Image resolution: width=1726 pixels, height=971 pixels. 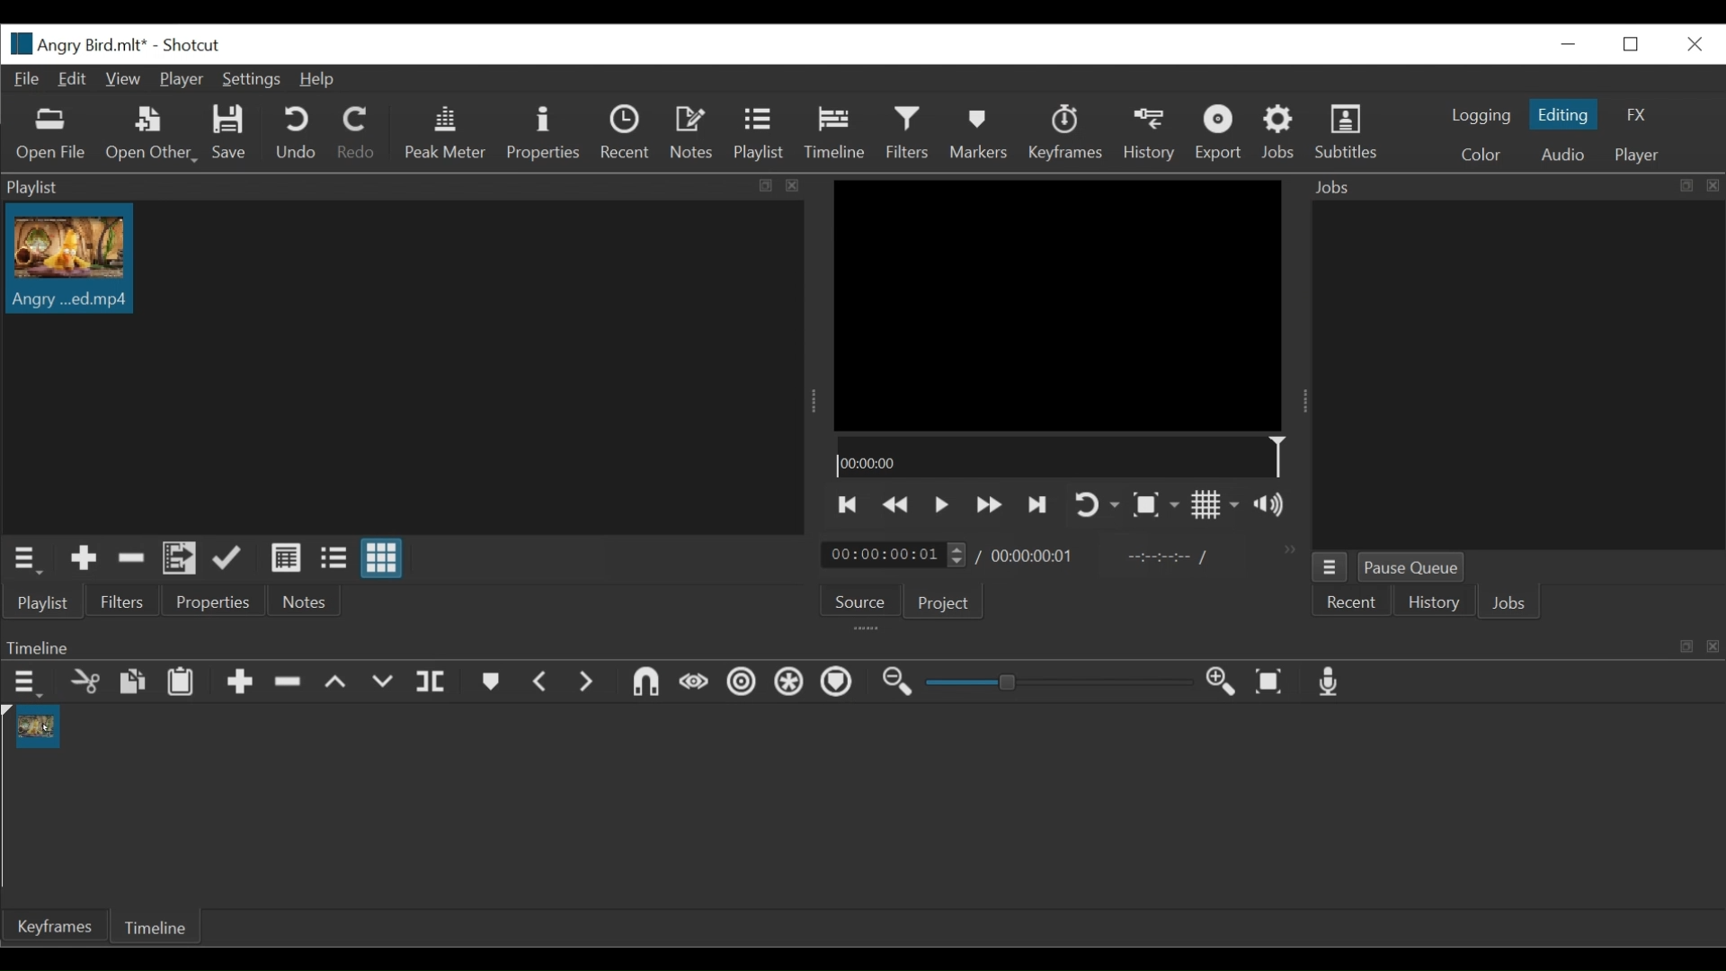 I want to click on Keyframes, so click(x=1069, y=135).